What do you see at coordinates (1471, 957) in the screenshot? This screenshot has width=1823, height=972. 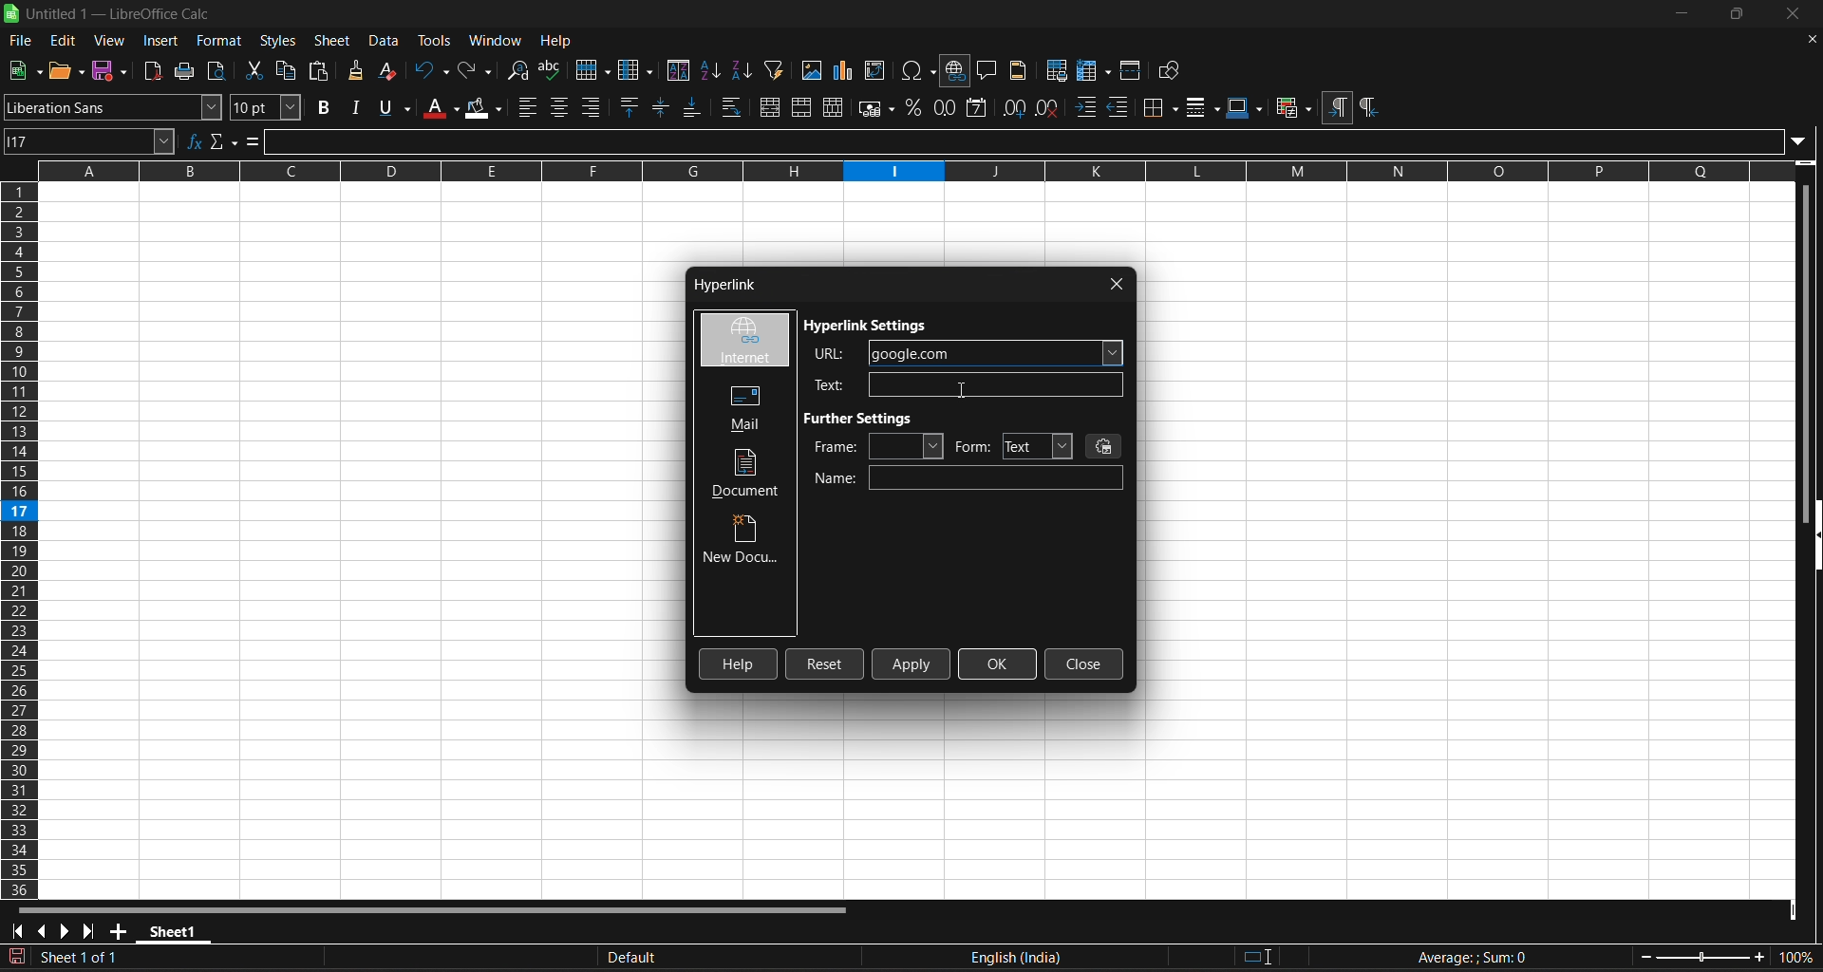 I see `formula` at bounding box center [1471, 957].